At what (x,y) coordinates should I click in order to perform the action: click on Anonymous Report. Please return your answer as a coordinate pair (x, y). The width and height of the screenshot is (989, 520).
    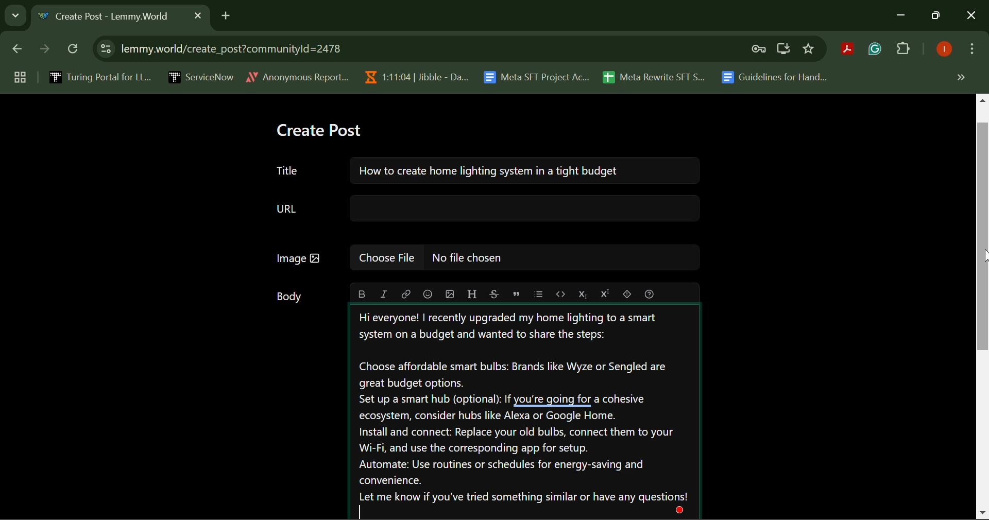
    Looking at the image, I should click on (297, 75).